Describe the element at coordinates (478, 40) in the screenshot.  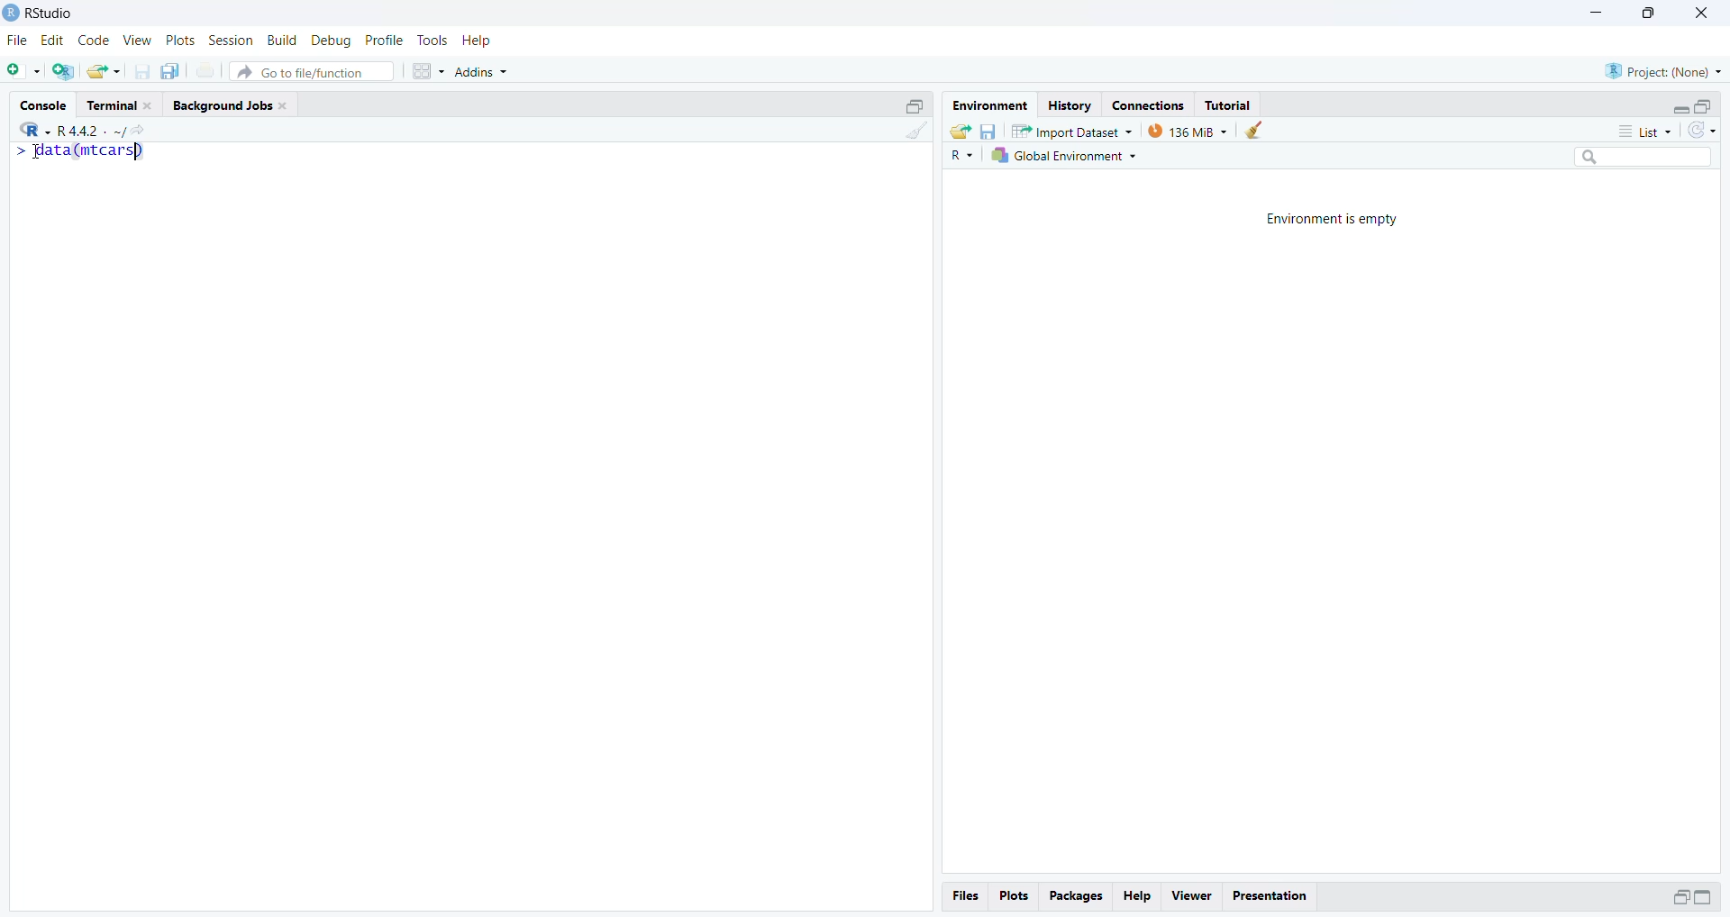
I see `Help` at that location.